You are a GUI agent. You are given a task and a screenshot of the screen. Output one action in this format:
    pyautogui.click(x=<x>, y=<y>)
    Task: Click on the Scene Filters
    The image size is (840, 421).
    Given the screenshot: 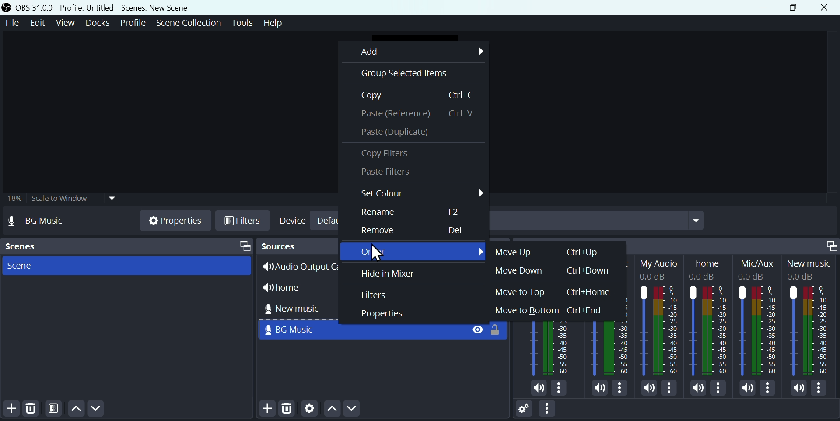 What is the action you would take?
    pyautogui.click(x=56, y=409)
    